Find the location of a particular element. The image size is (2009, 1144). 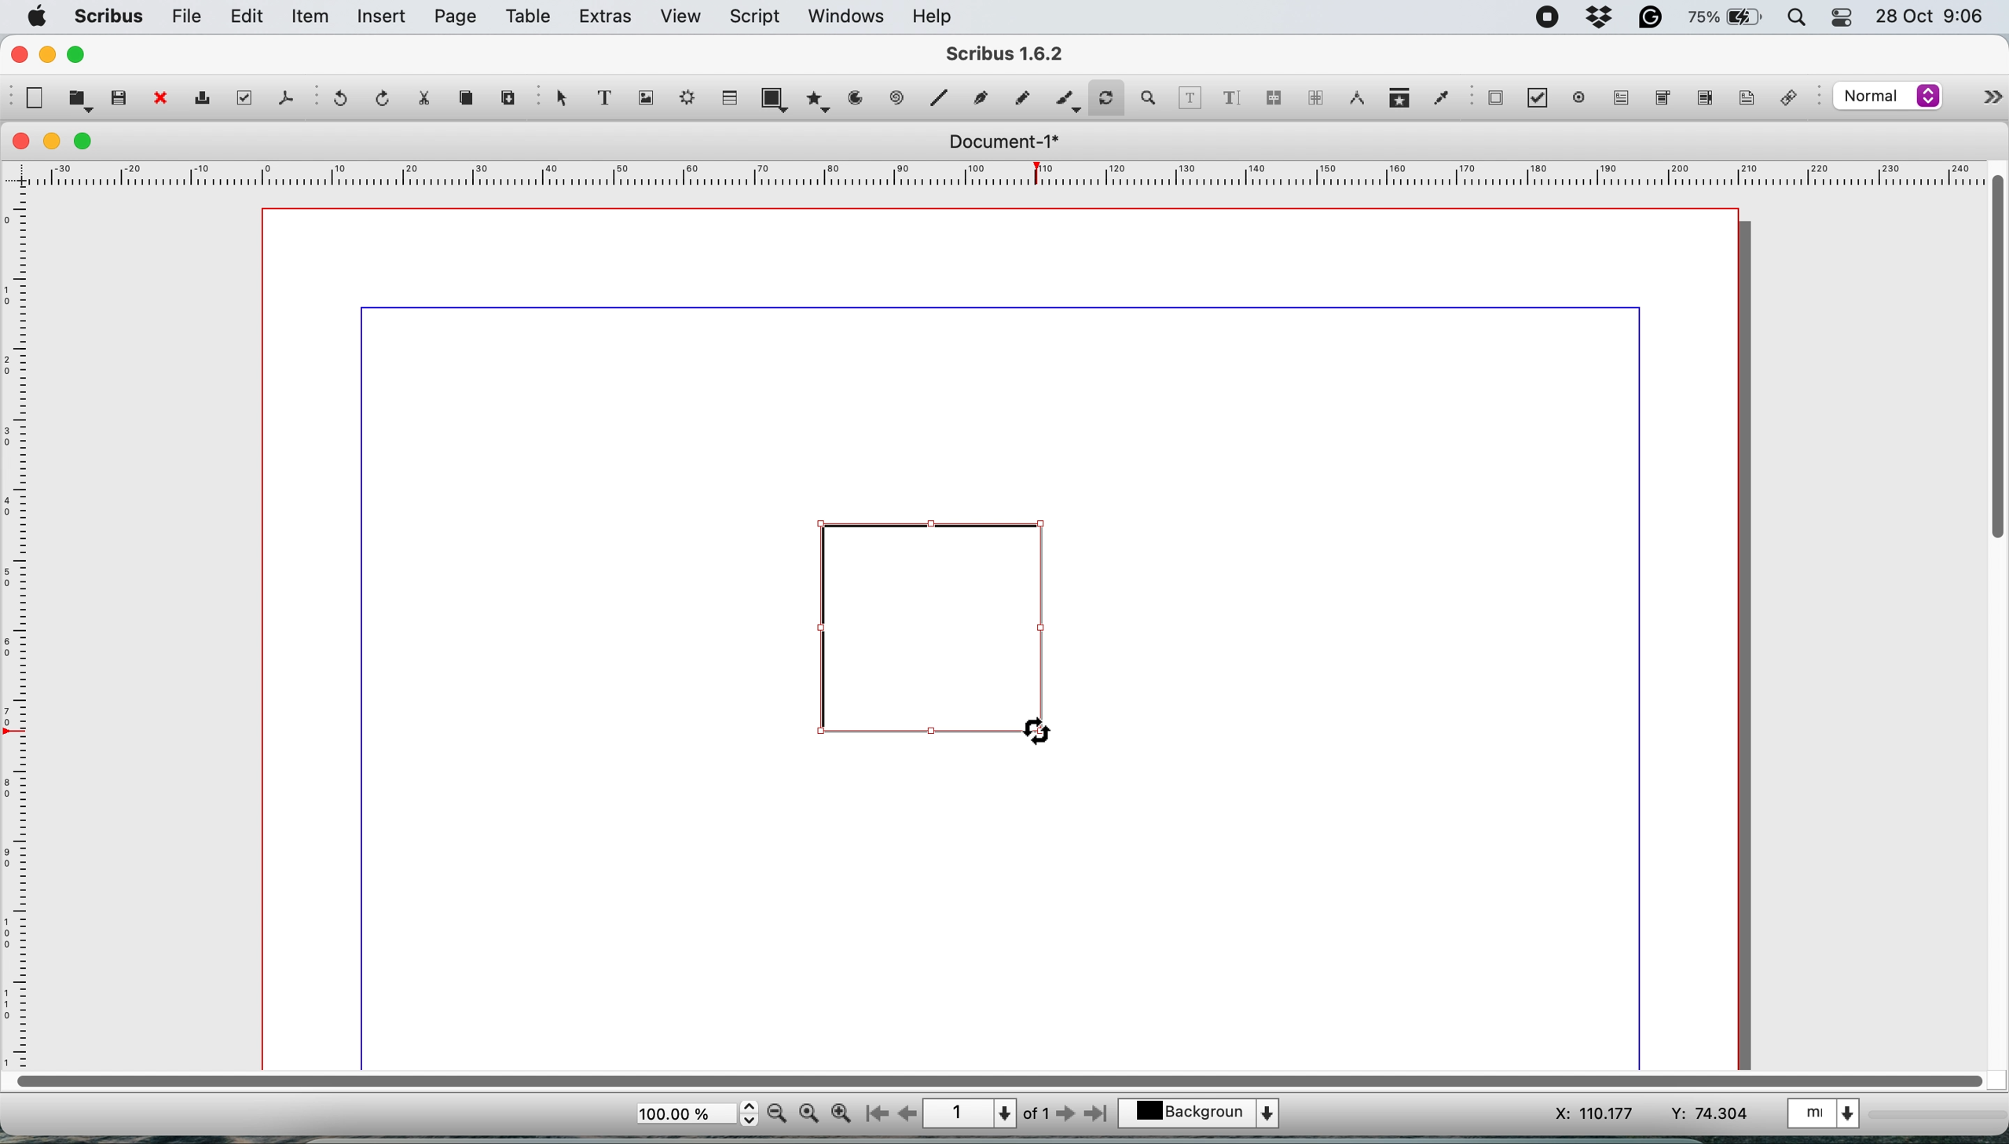

horizontal scroll bar is located at coordinates (993, 1079).